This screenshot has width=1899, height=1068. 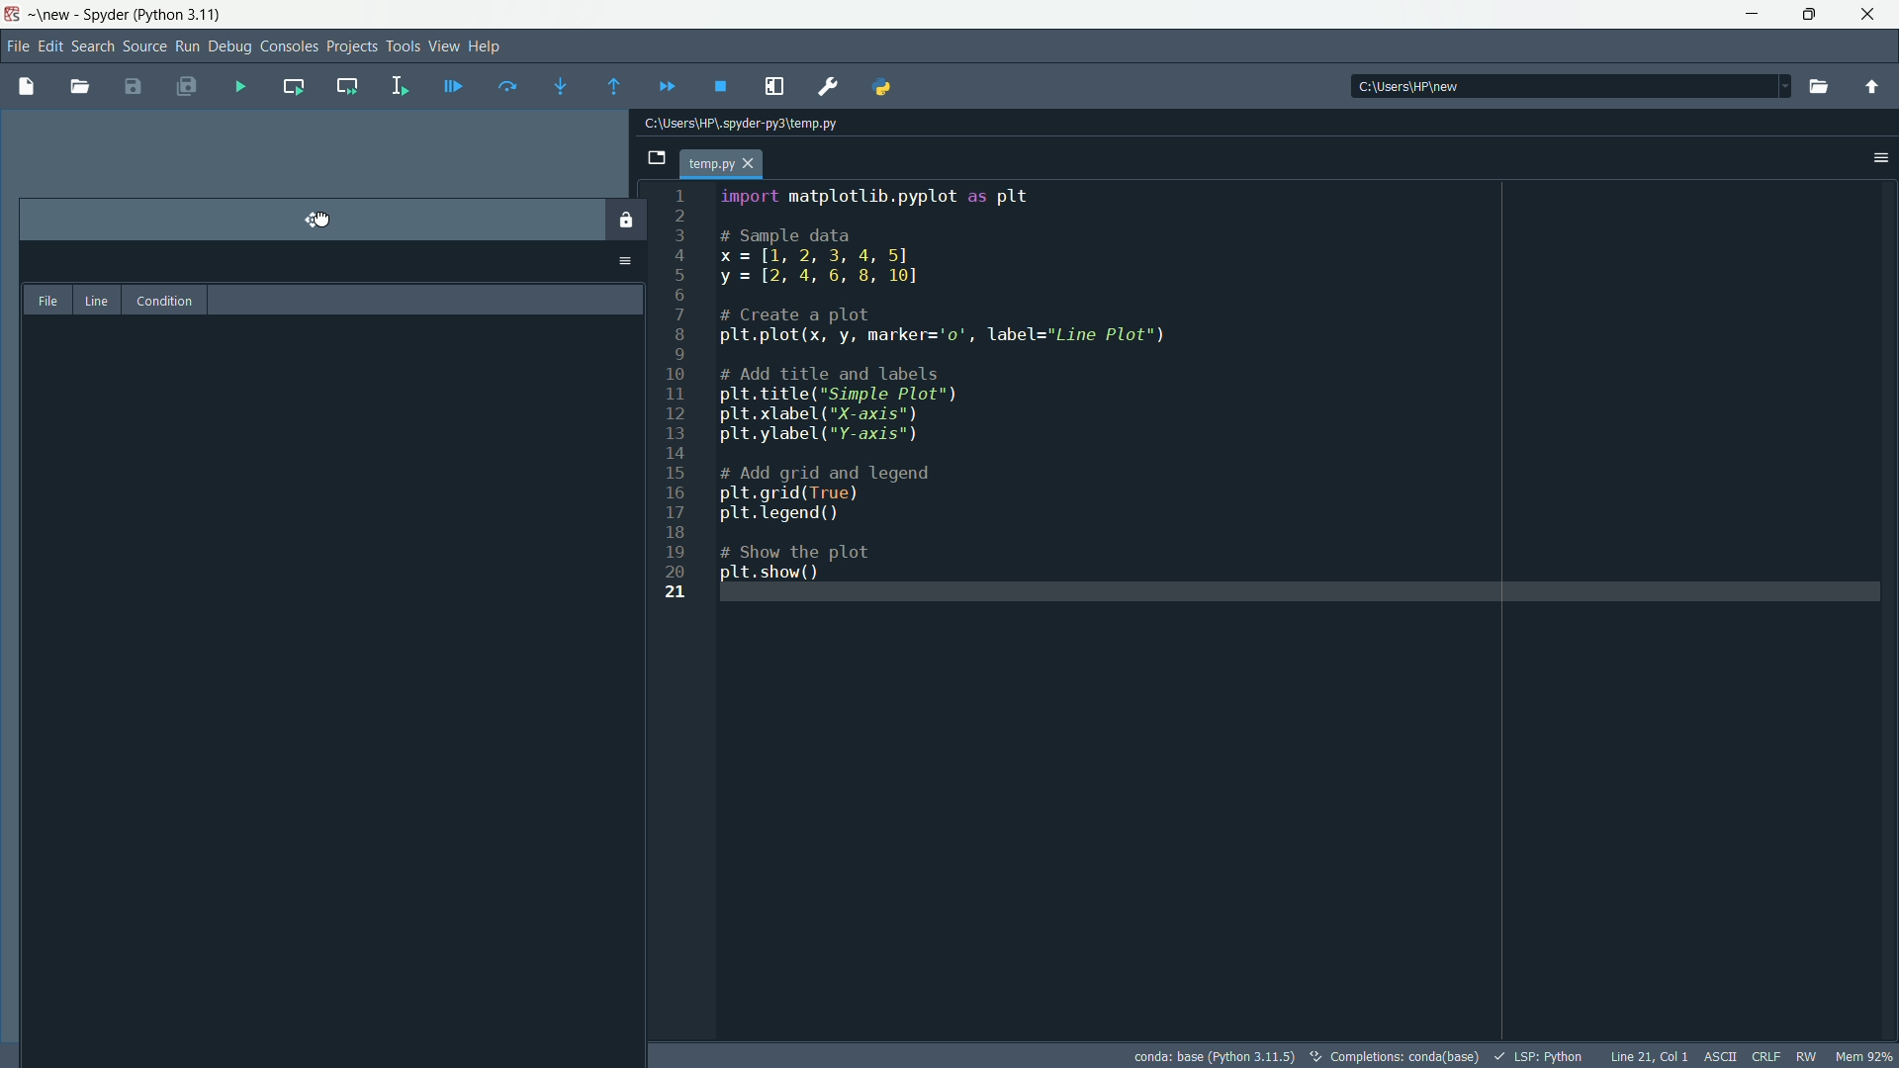 What do you see at coordinates (487, 47) in the screenshot?
I see `help menu` at bounding box center [487, 47].